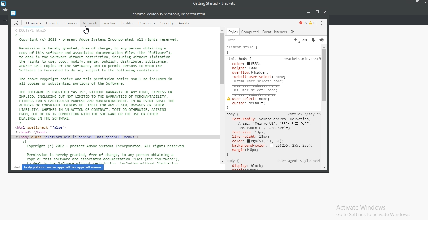  I want to click on getting started - Brackets, so click(217, 4).